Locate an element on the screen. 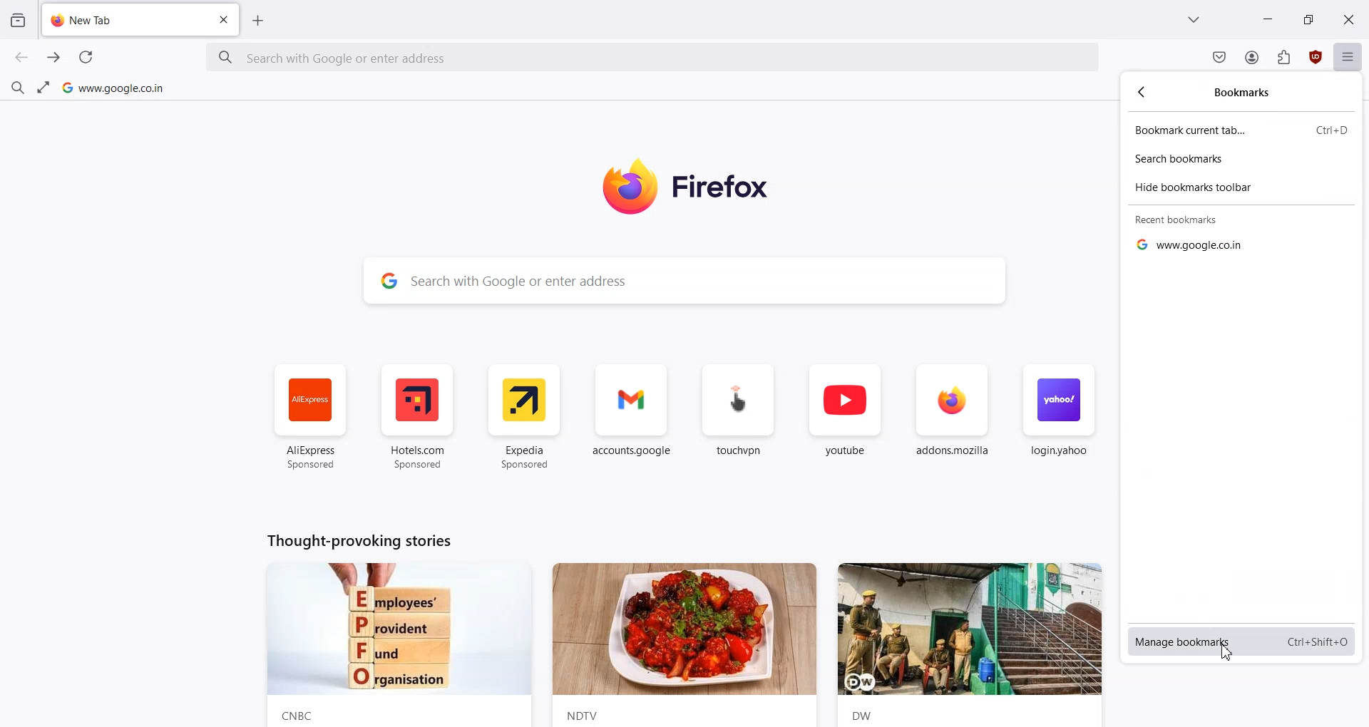 Image resolution: width=1369 pixels, height=727 pixels. Maximize is located at coordinates (1308, 18).